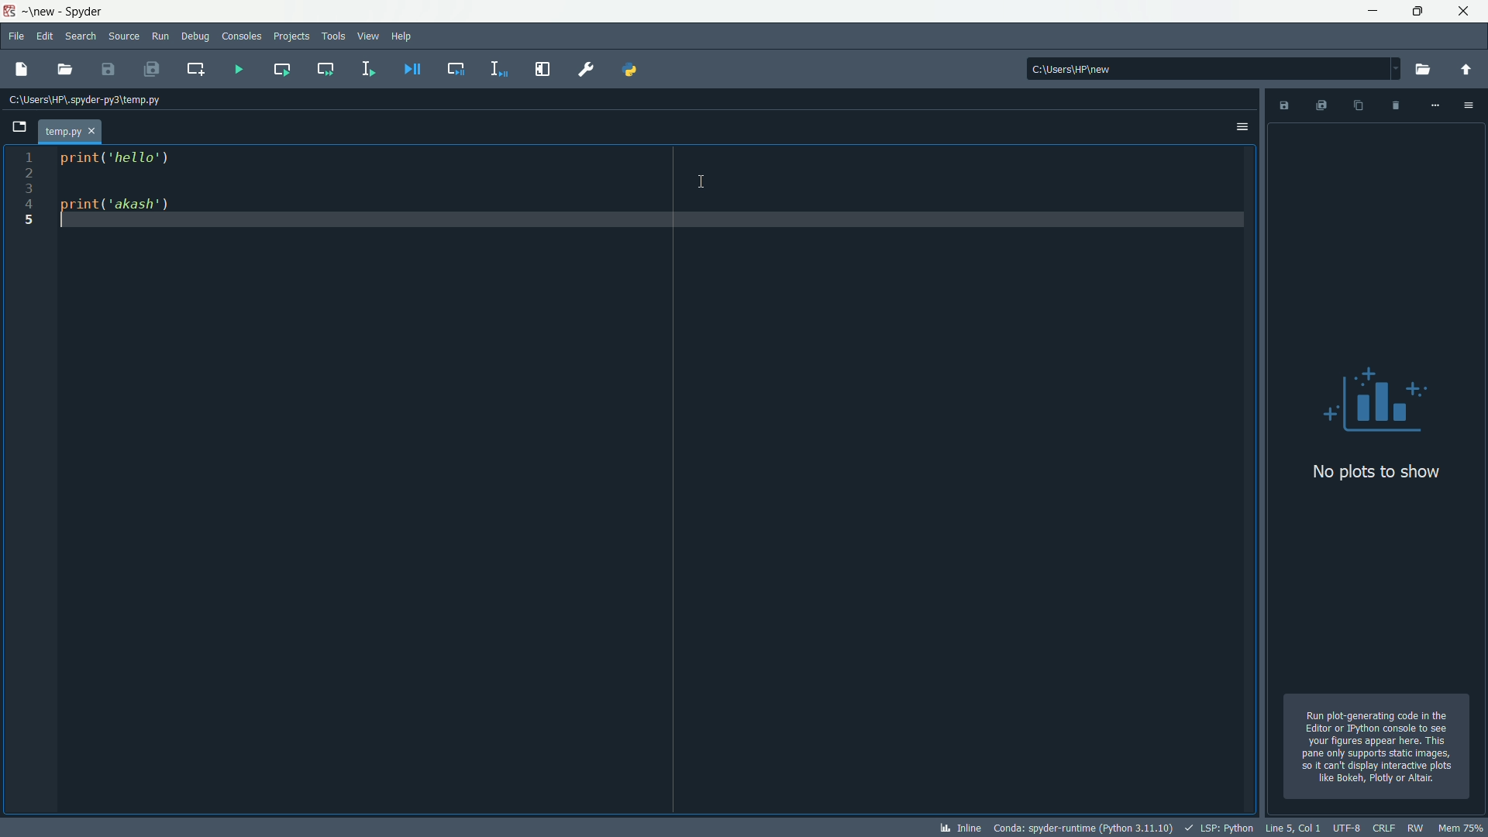 This screenshot has width=1488, height=837. I want to click on run menu, so click(160, 35).